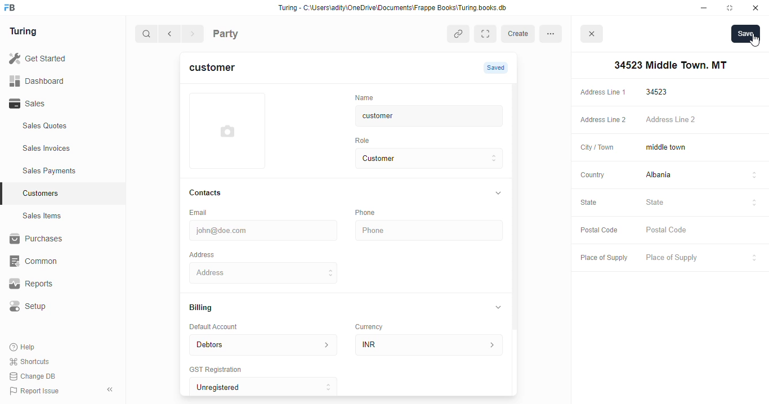  What do you see at coordinates (216, 193) in the screenshot?
I see `Contacts` at bounding box center [216, 193].